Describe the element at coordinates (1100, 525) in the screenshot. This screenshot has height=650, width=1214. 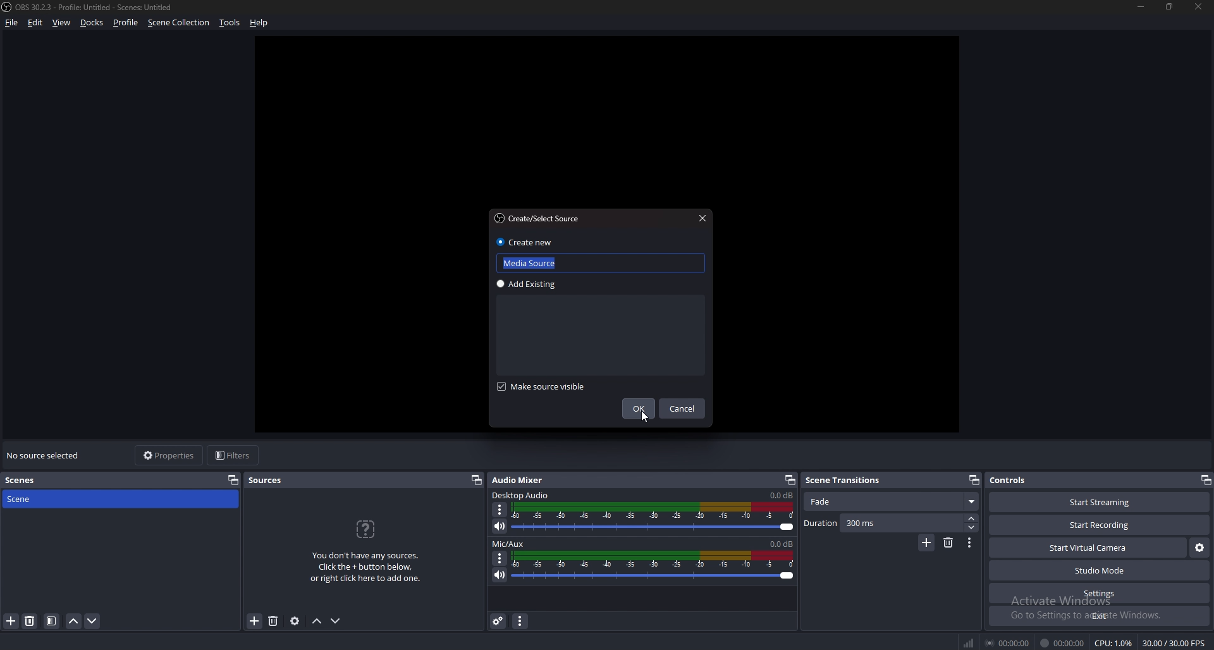
I see `Start recording` at that location.